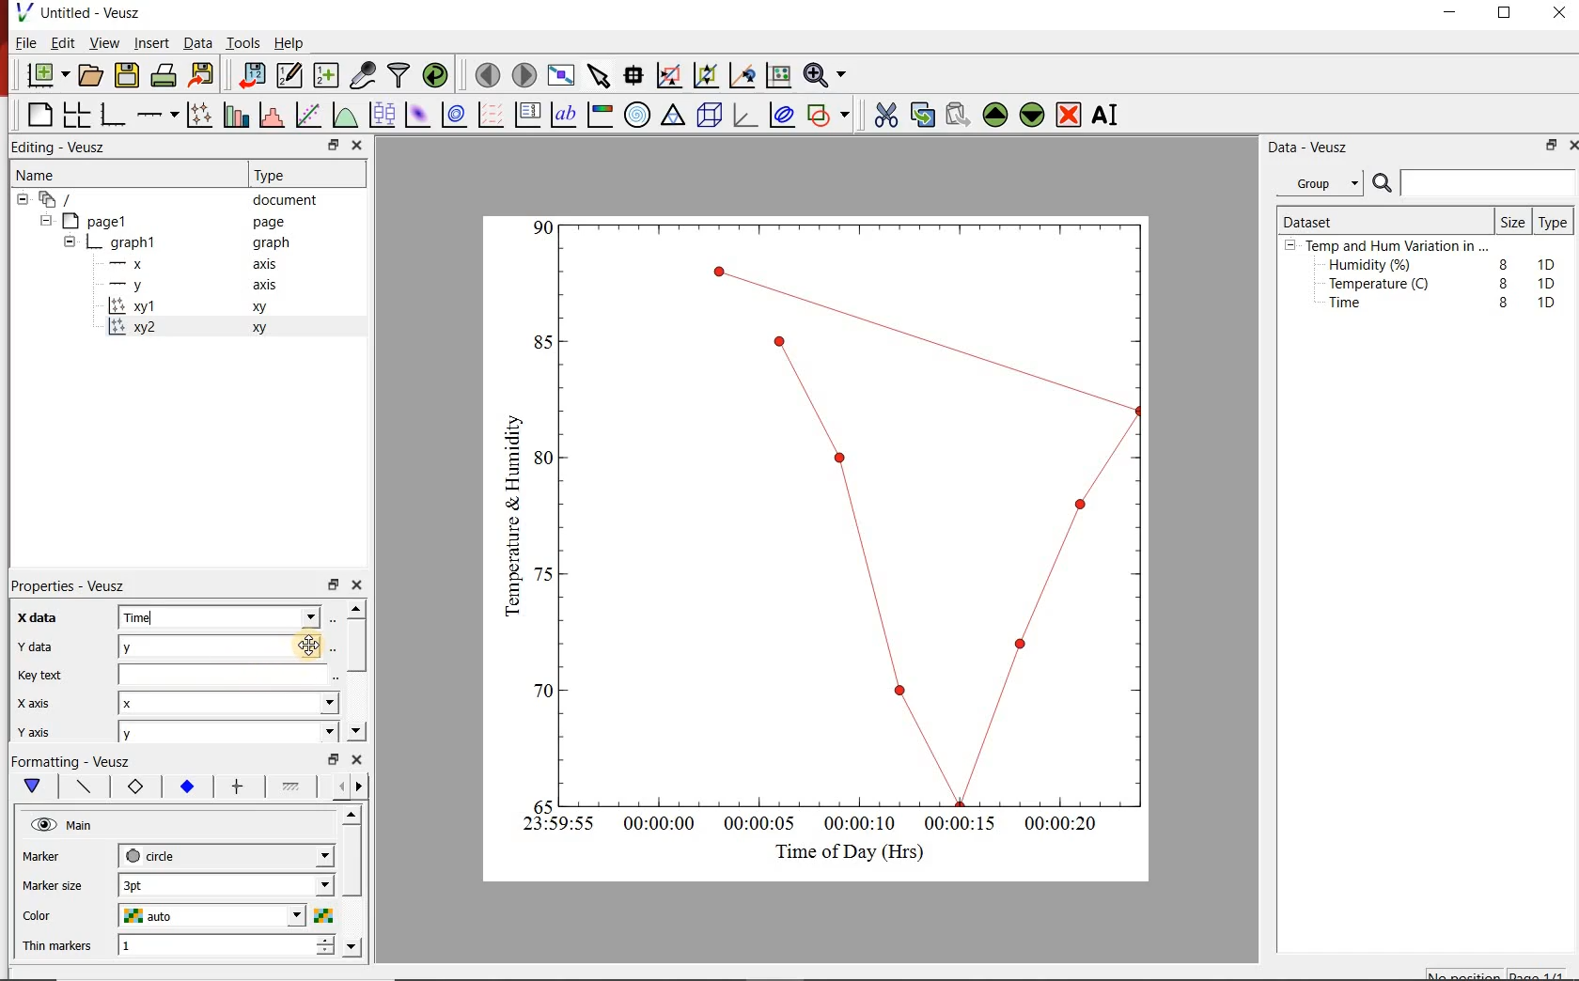  What do you see at coordinates (143, 285) in the screenshot?
I see `y` at bounding box center [143, 285].